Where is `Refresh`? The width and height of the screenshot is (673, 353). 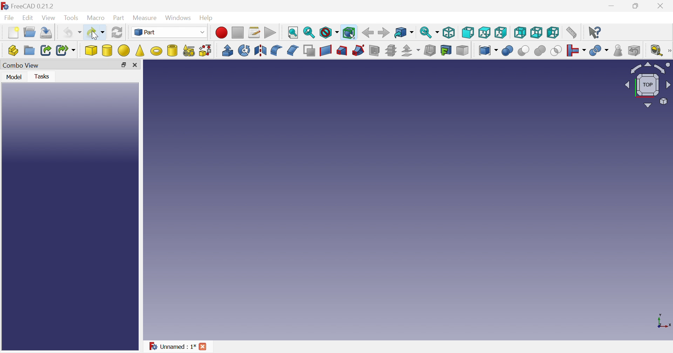
Refresh is located at coordinates (117, 32).